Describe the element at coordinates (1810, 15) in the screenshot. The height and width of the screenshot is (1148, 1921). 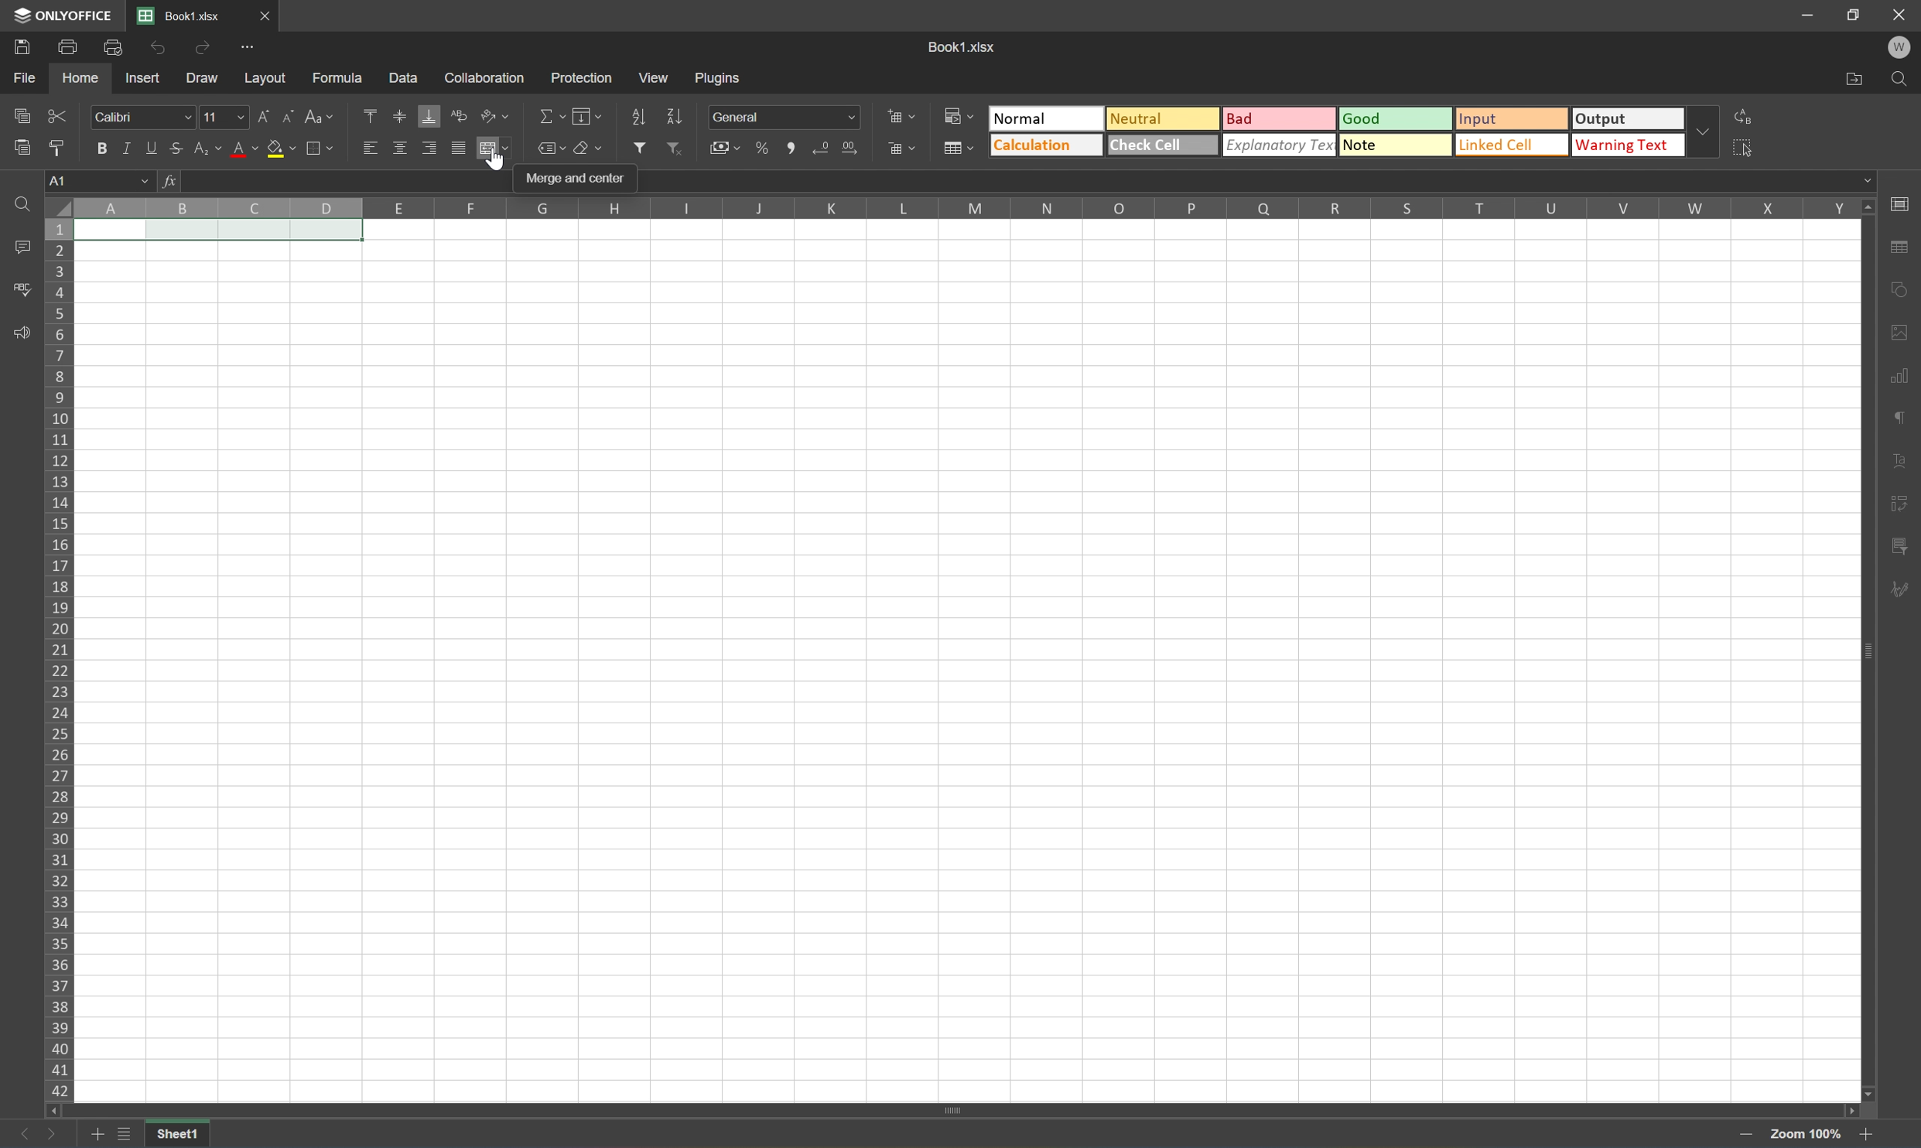
I see `Minimize` at that location.